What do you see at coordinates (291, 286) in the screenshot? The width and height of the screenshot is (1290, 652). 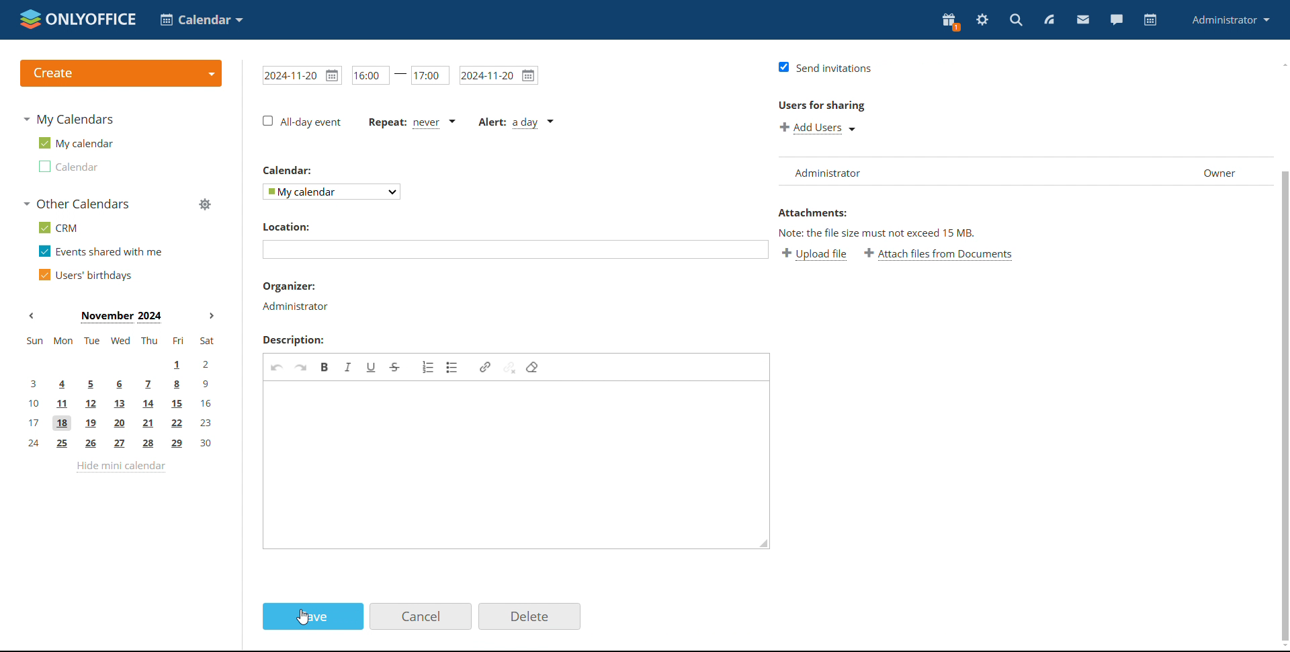 I see `organiser` at bounding box center [291, 286].